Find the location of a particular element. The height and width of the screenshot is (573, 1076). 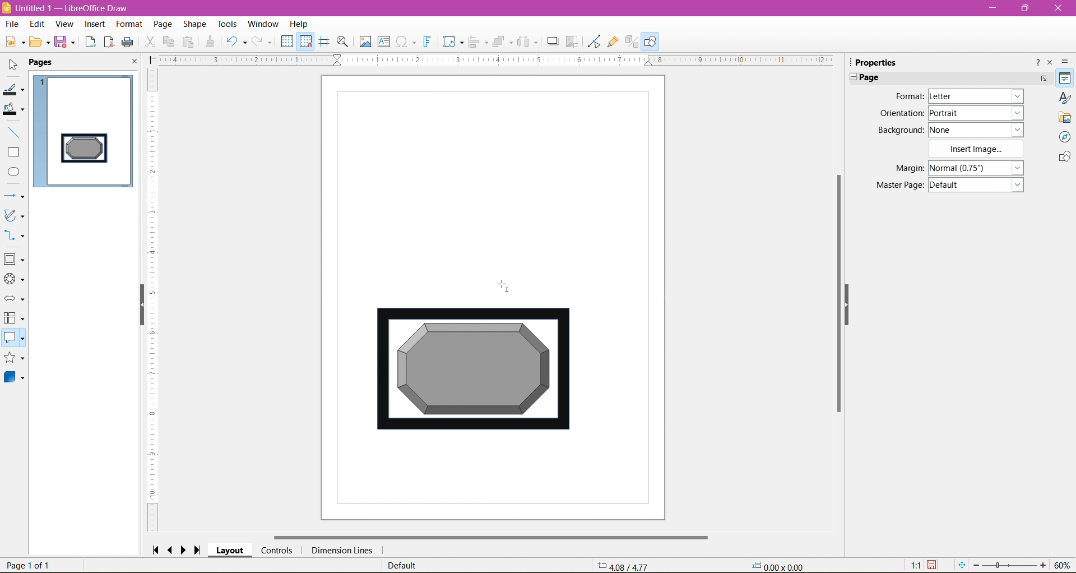

Close sidebar deck is located at coordinates (1051, 63).